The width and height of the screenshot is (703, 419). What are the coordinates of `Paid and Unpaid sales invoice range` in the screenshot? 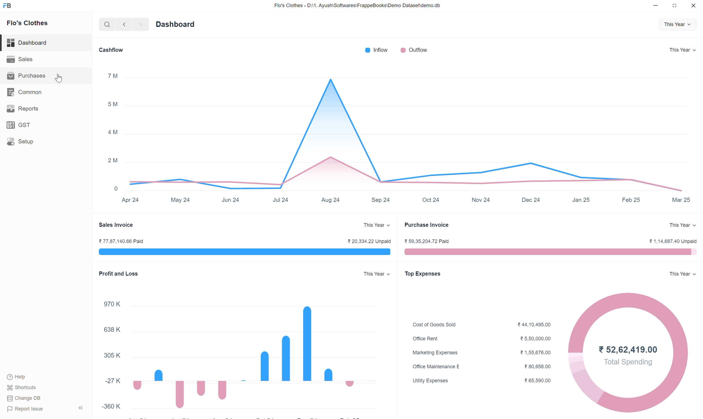 It's located at (245, 252).